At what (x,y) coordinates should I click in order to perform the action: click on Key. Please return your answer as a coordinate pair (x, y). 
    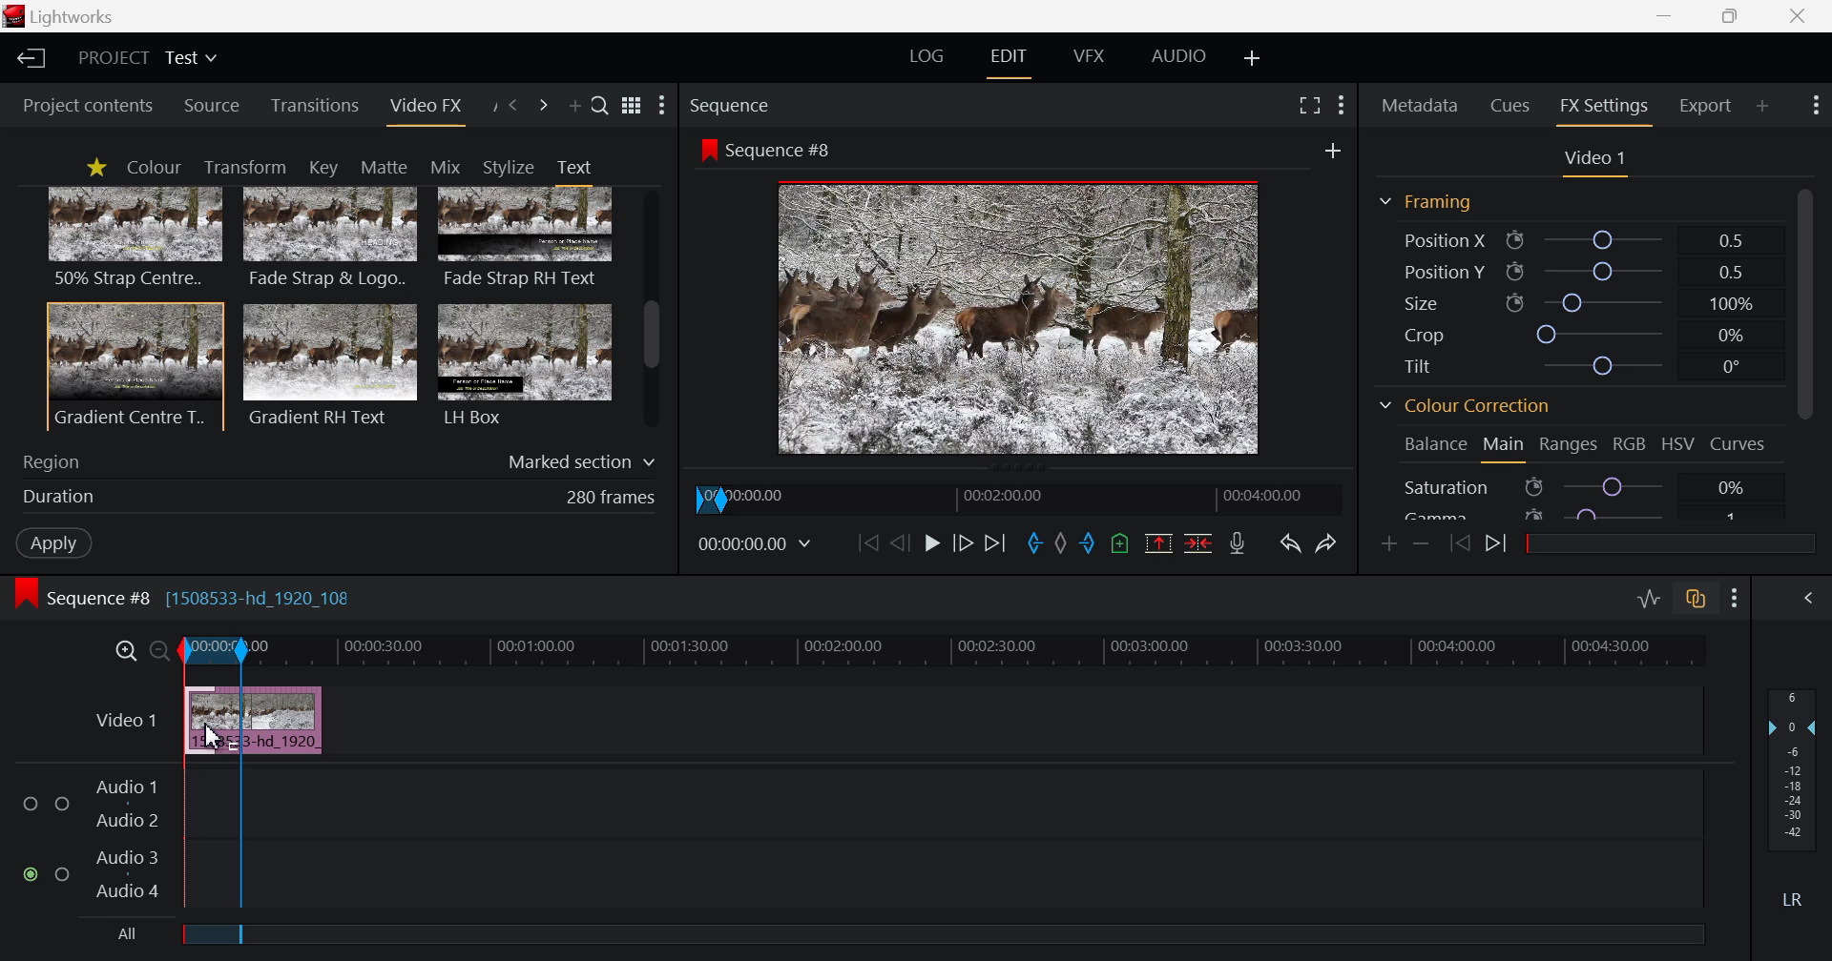
    Looking at the image, I should click on (322, 168).